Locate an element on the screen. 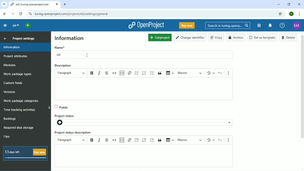 This screenshot has height=171, width=304. block quote is located at coordinates (161, 140).